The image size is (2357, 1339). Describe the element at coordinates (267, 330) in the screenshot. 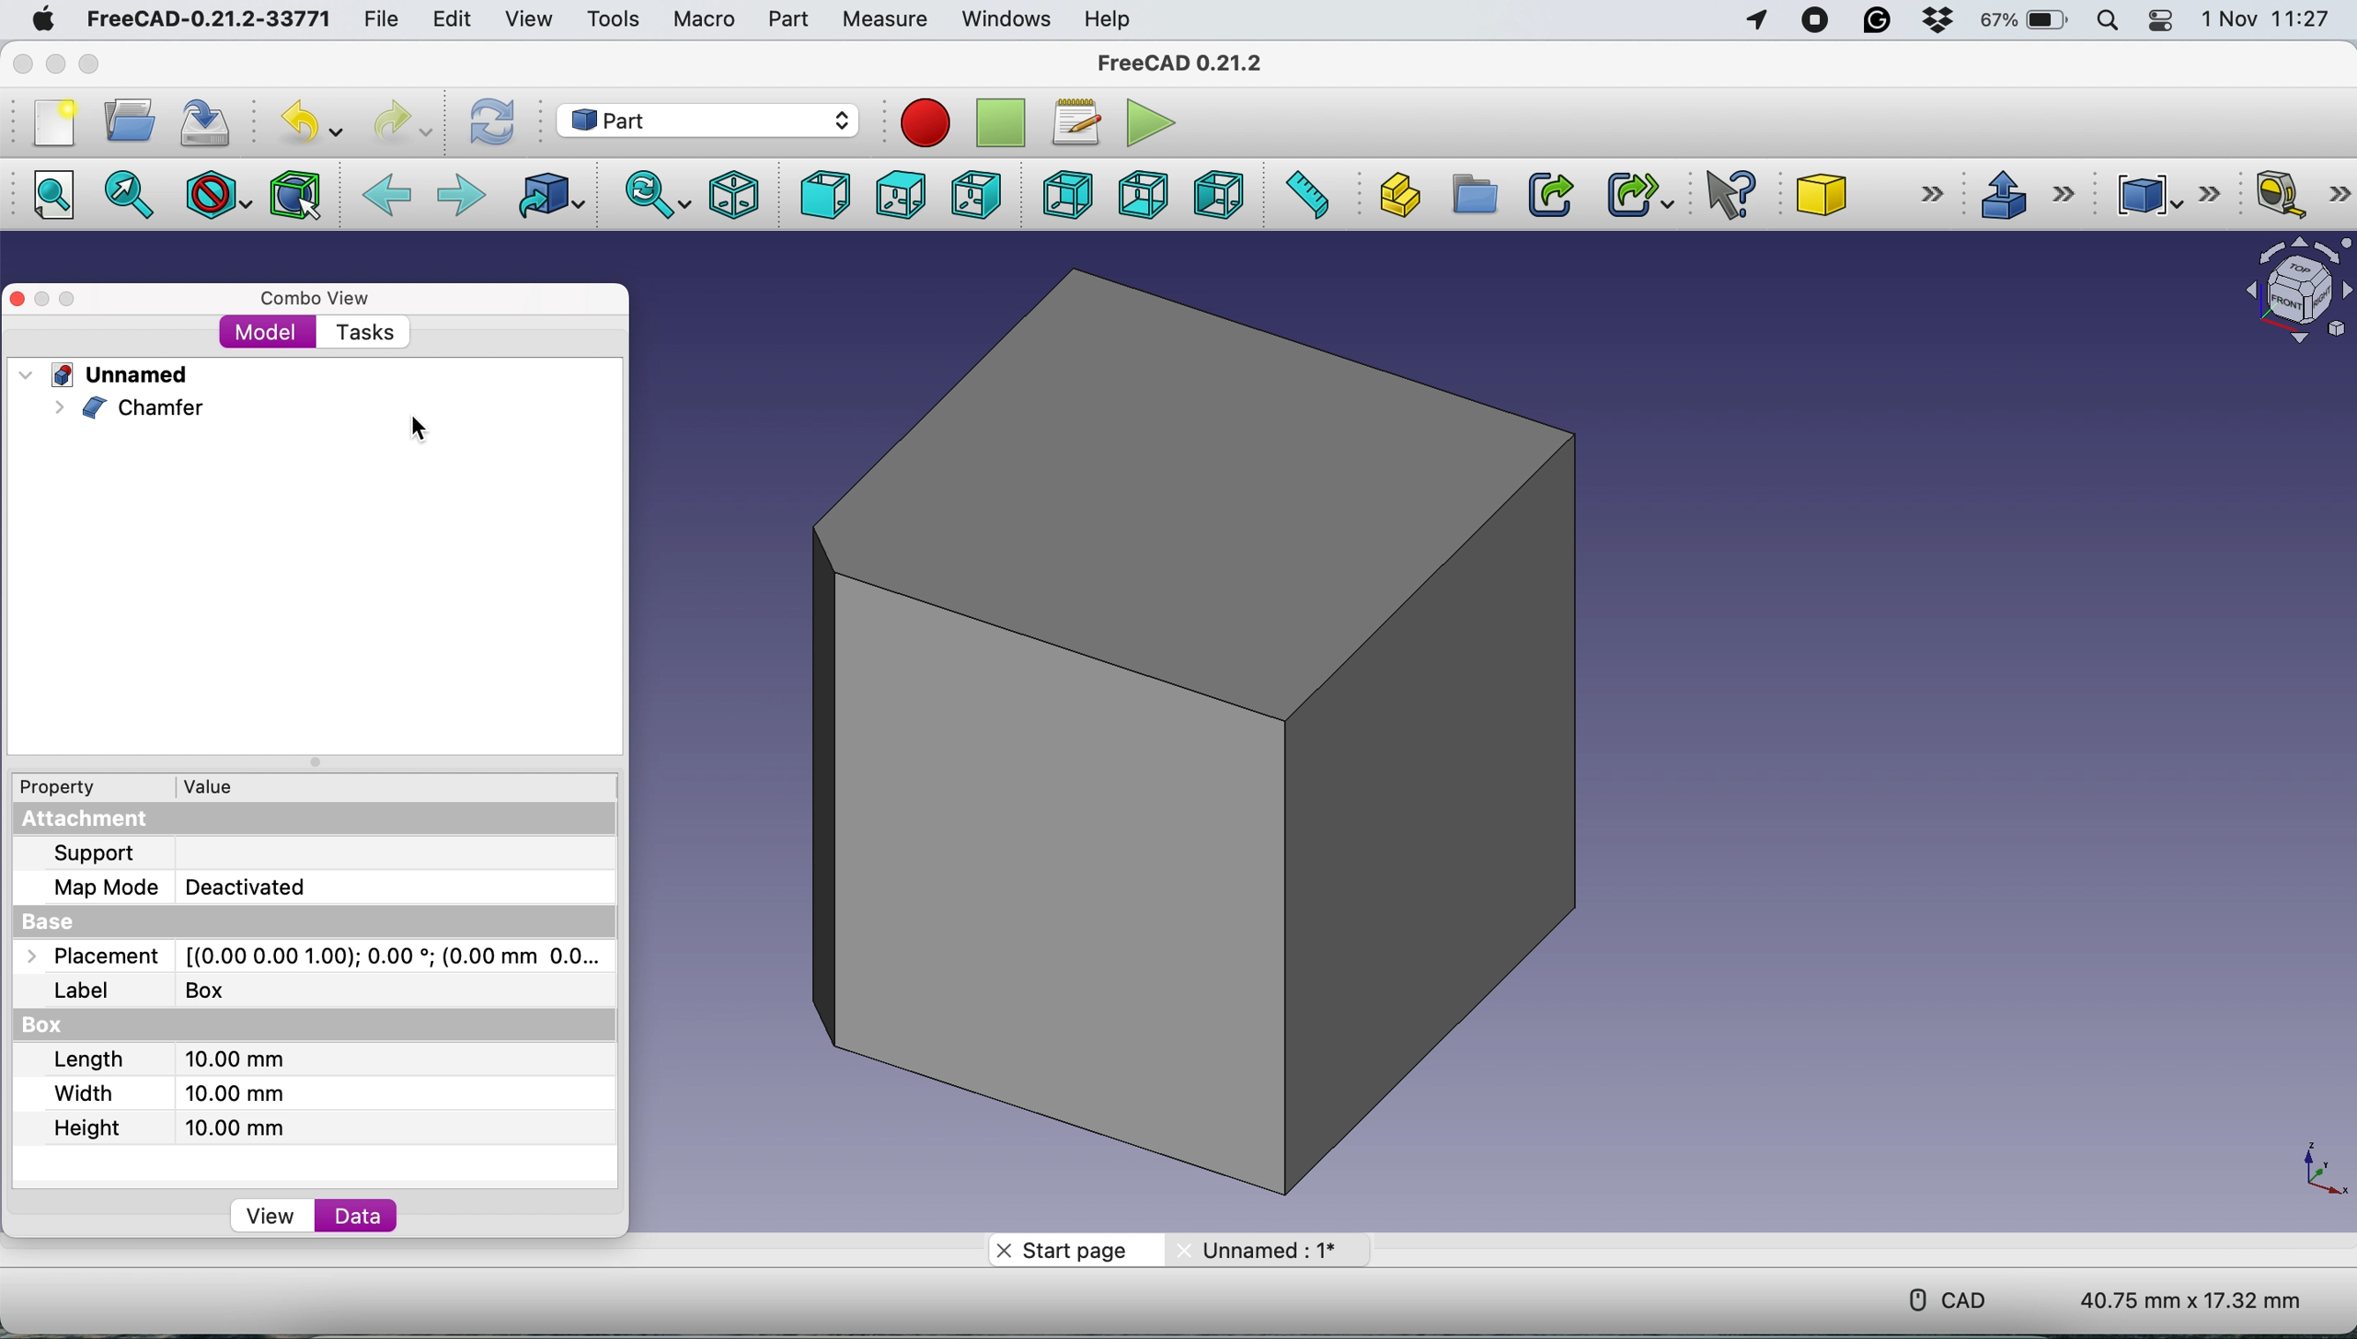

I see `model` at that location.